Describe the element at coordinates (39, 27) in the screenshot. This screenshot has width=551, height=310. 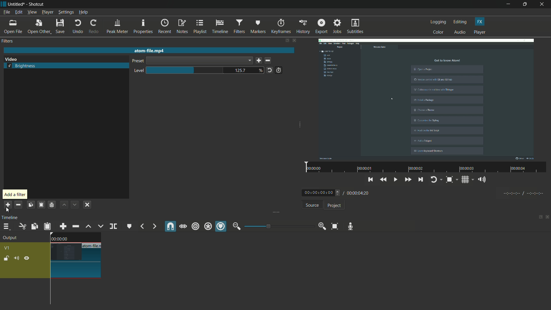
I see `open other` at that location.